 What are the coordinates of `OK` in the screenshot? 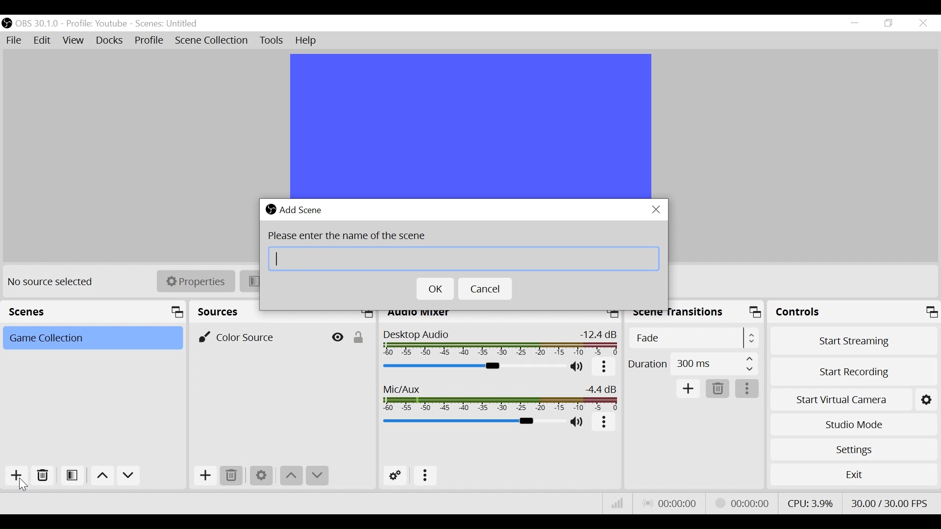 It's located at (436, 289).